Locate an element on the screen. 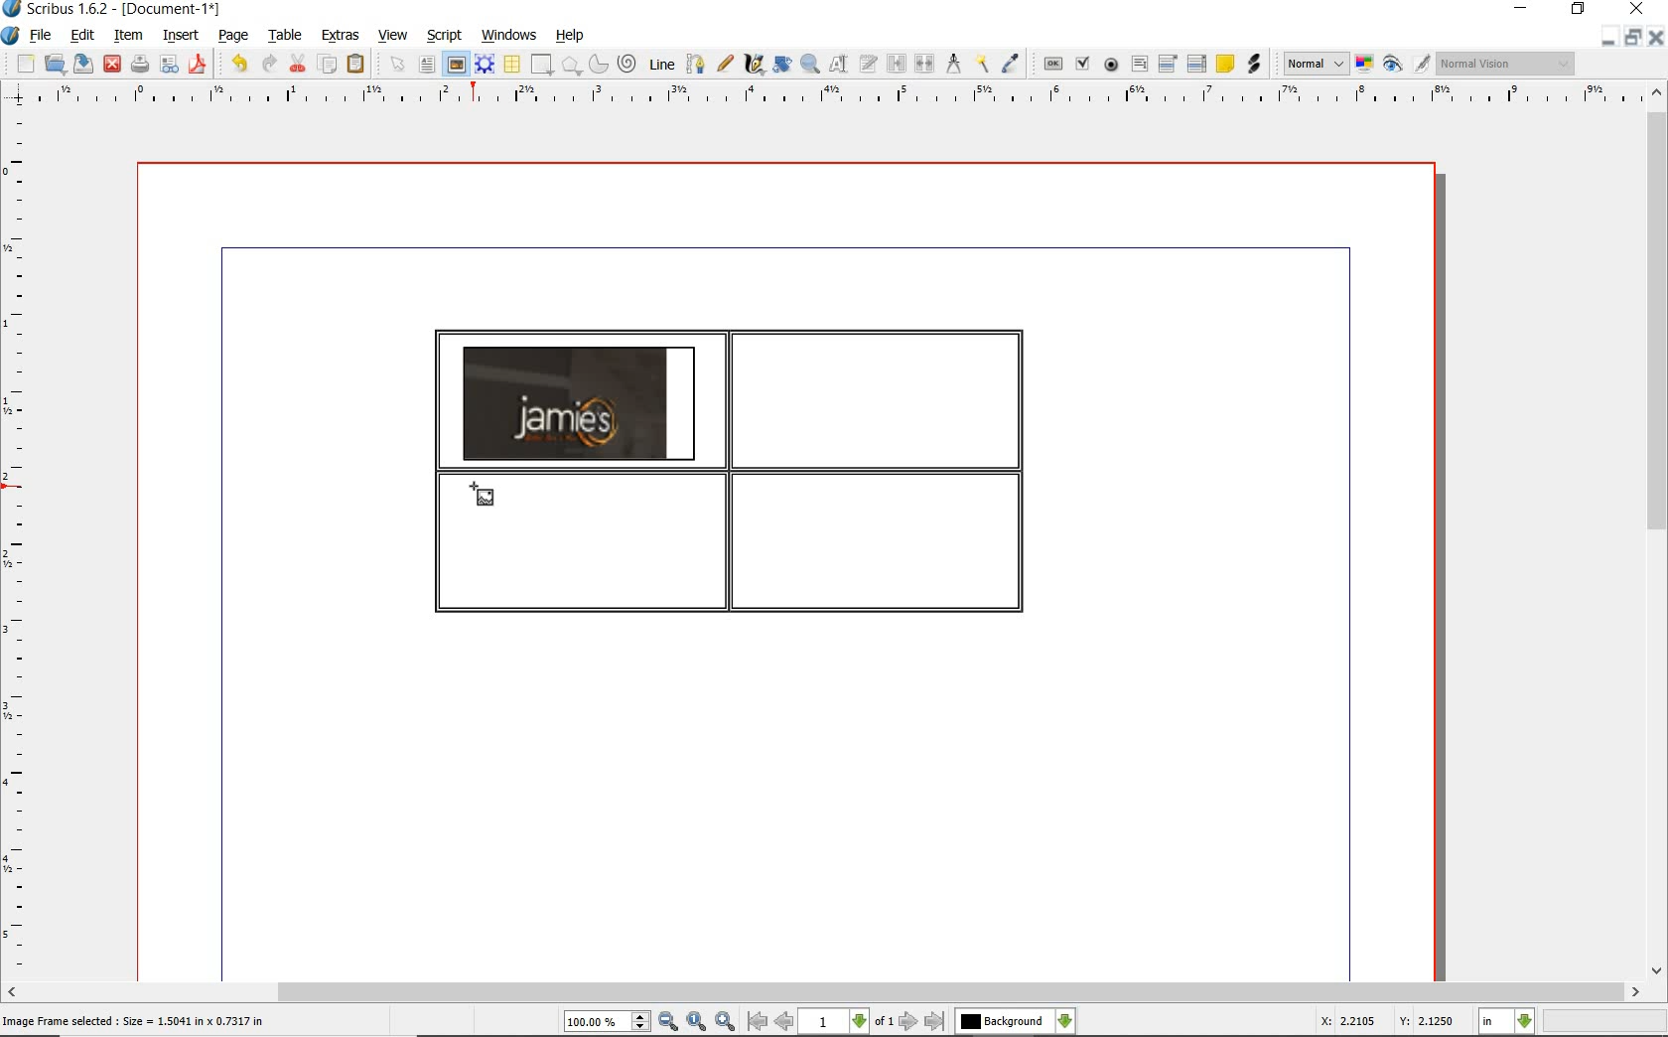  unlink text frames is located at coordinates (926, 64).